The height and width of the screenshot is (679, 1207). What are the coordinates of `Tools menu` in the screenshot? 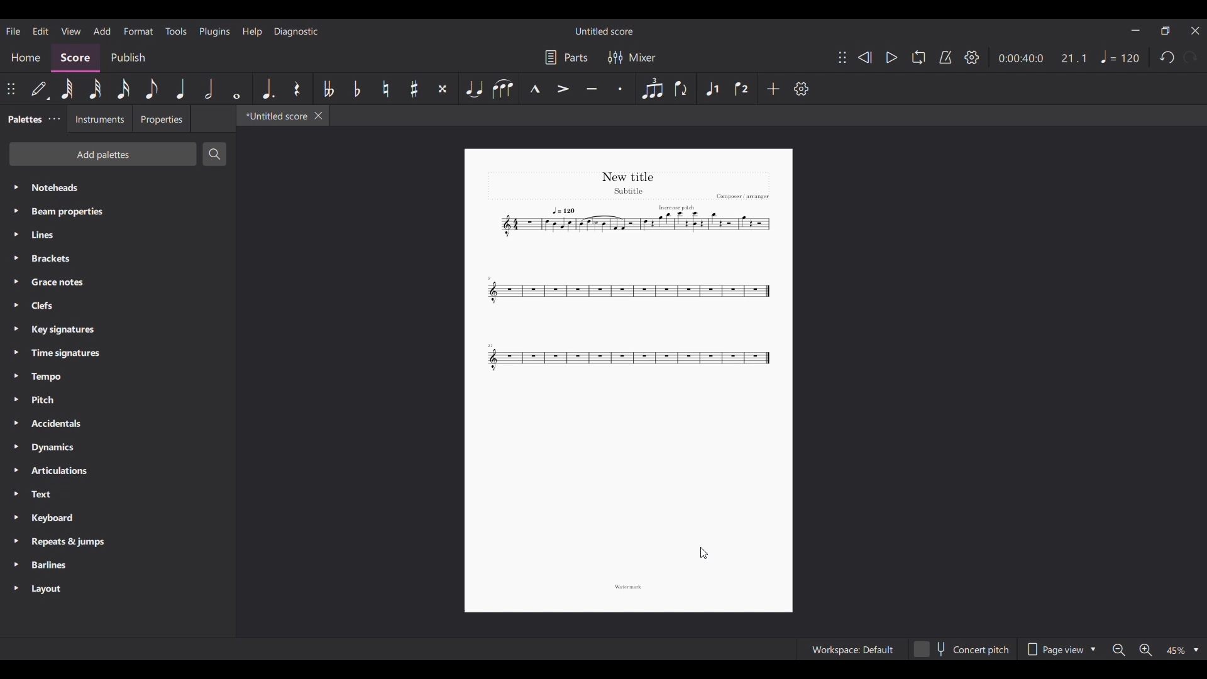 It's located at (175, 31).